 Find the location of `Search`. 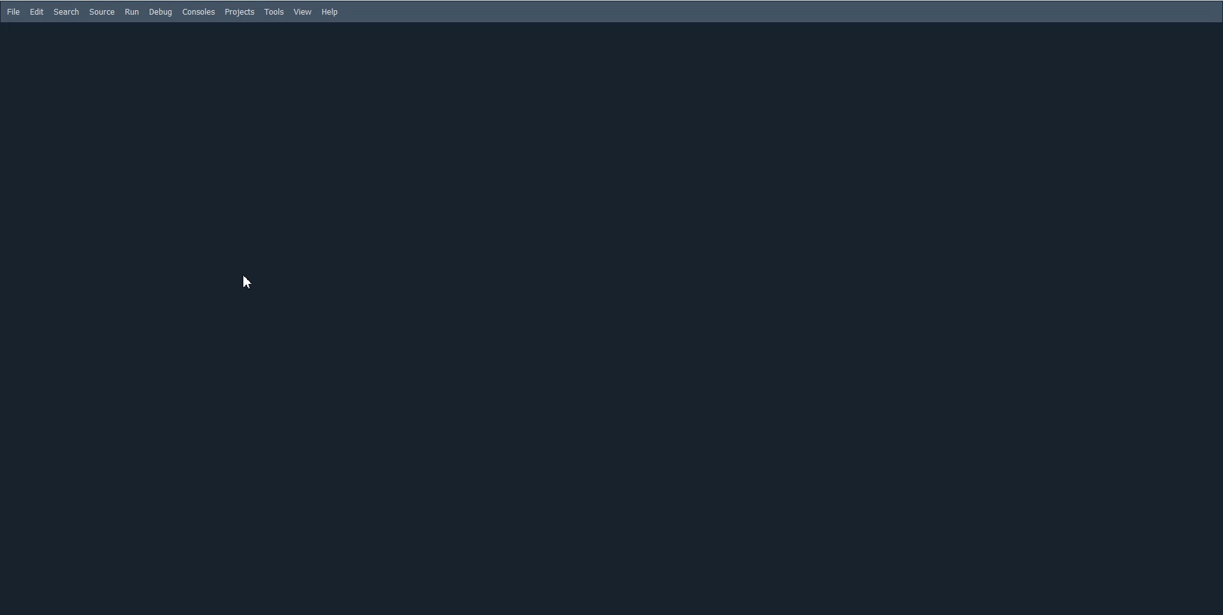

Search is located at coordinates (66, 11).